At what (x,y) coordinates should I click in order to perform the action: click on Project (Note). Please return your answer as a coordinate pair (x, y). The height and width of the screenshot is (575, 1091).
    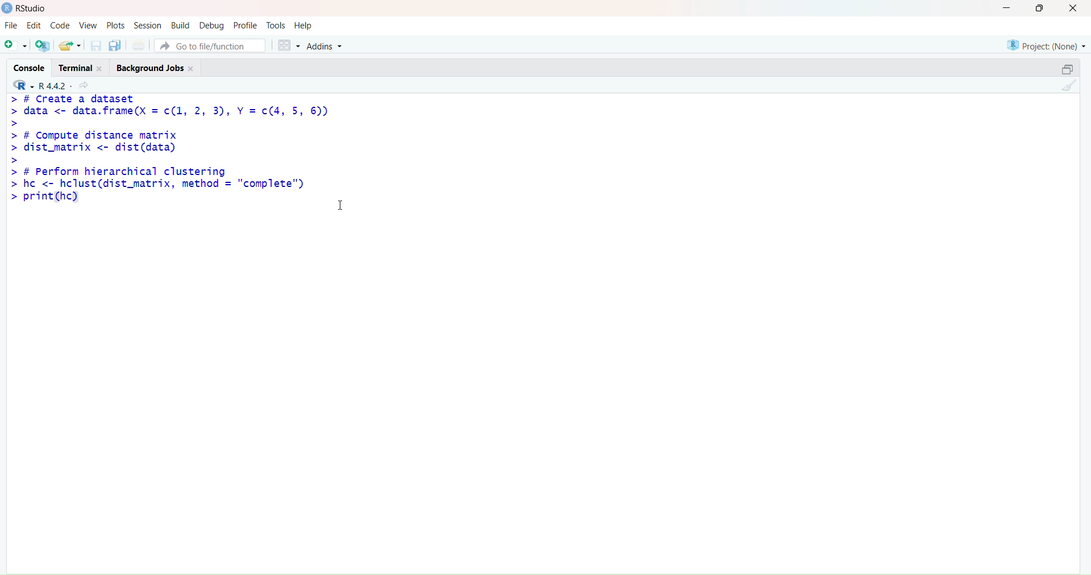
    Looking at the image, I should click on (1047, 44).